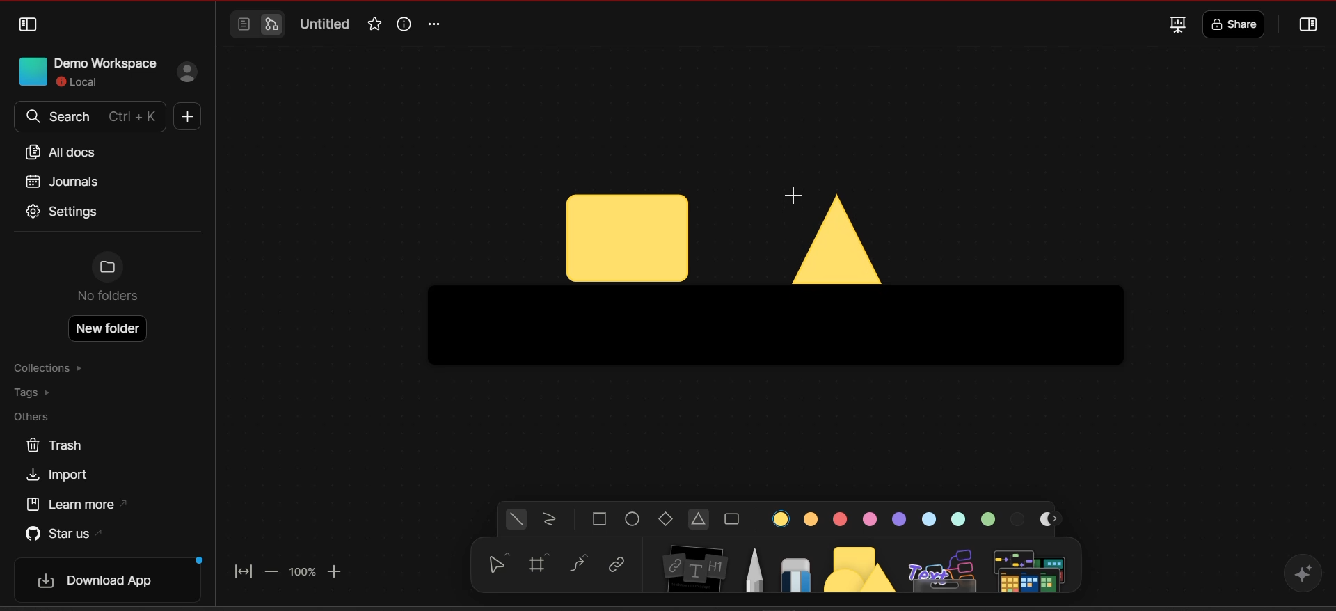  I want to click on Untitled, so click(326, 25).